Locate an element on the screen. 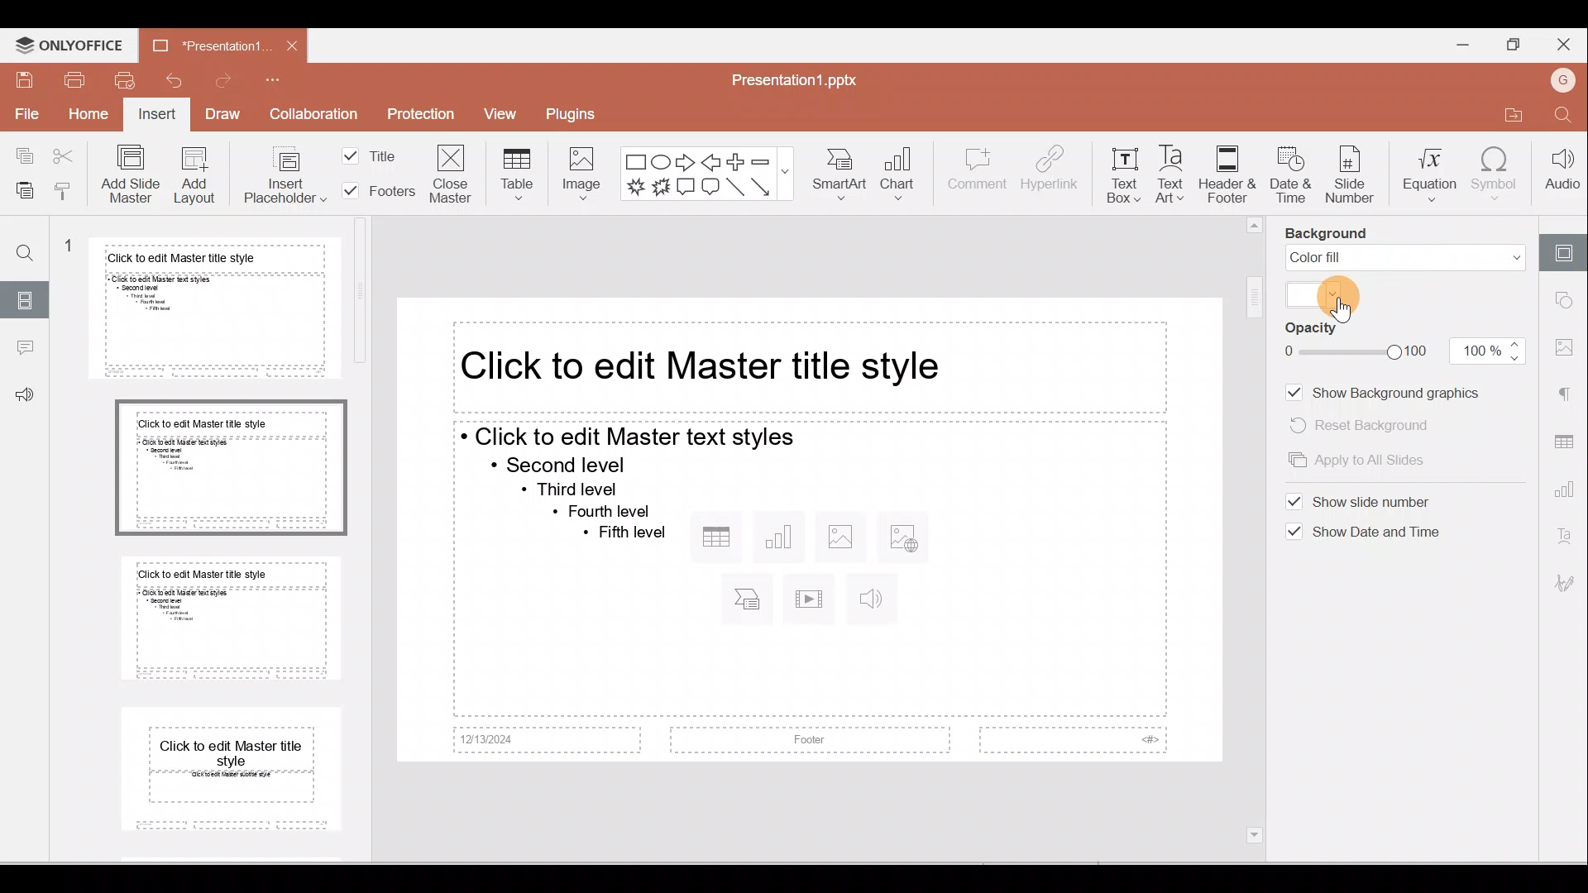 This screenshot has width=1588, height=893. Master slide 3 is located at coordinates (232, 615).